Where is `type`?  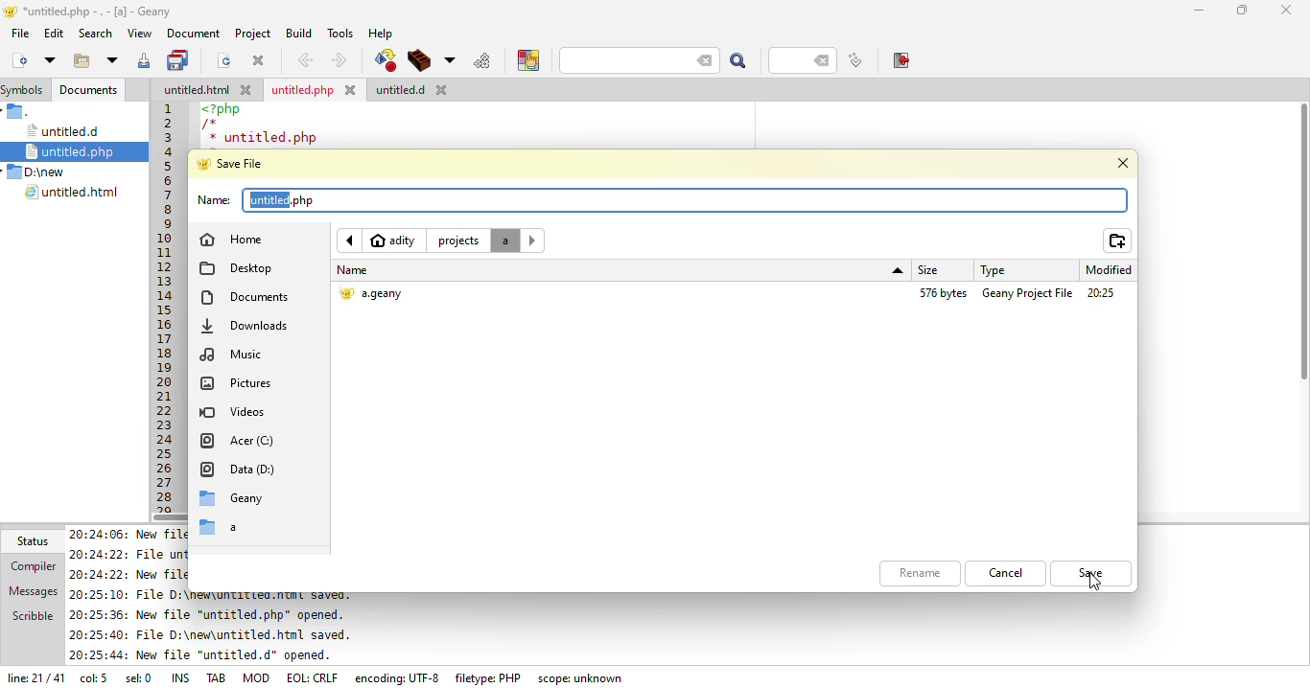 type is located at coordinates (992, 270).